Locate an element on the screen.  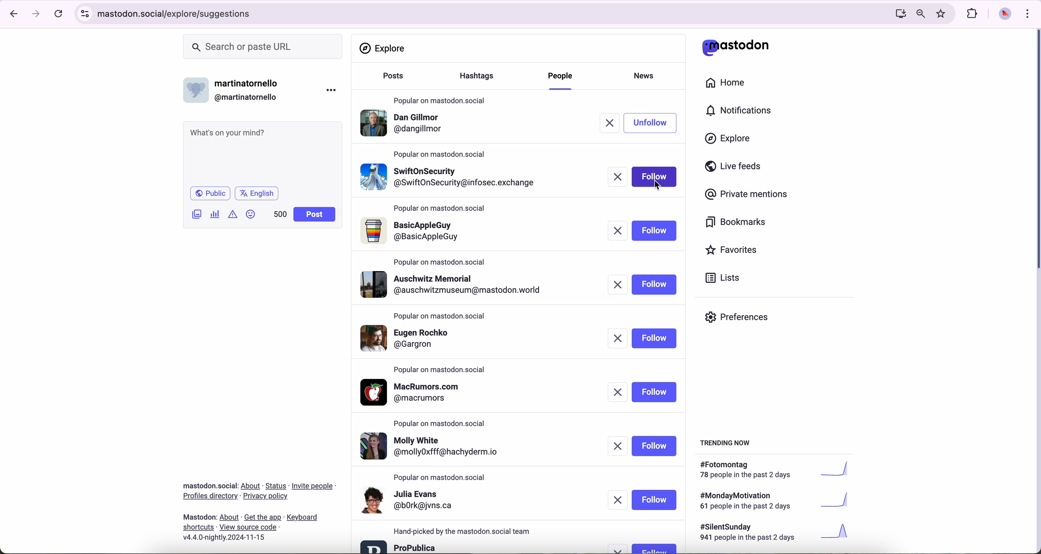
click on people is located at coordinates (562, 80).